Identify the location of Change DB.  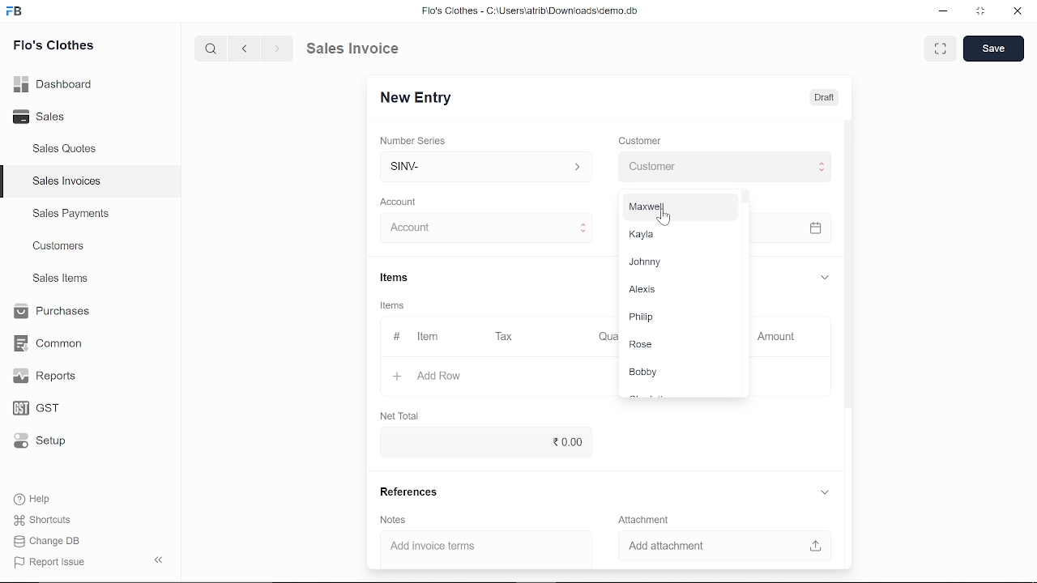
(52, 541).